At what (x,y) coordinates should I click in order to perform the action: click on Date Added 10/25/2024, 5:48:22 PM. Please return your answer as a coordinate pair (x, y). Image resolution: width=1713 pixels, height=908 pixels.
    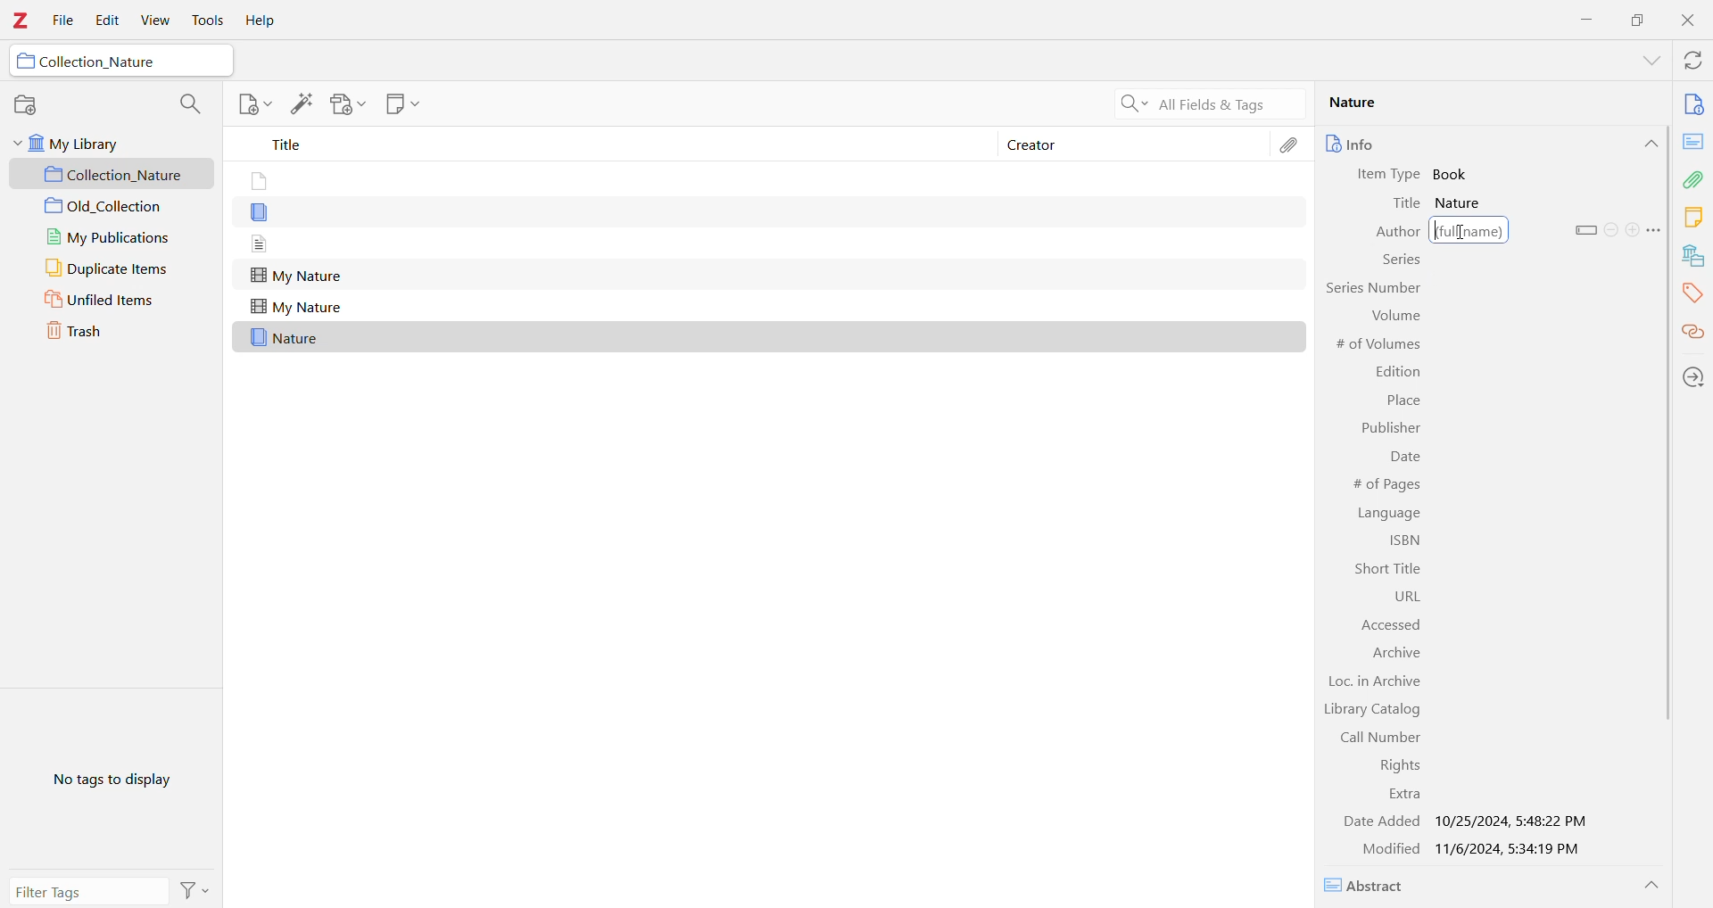
    Looking at the image, I should click on (1465, 821).